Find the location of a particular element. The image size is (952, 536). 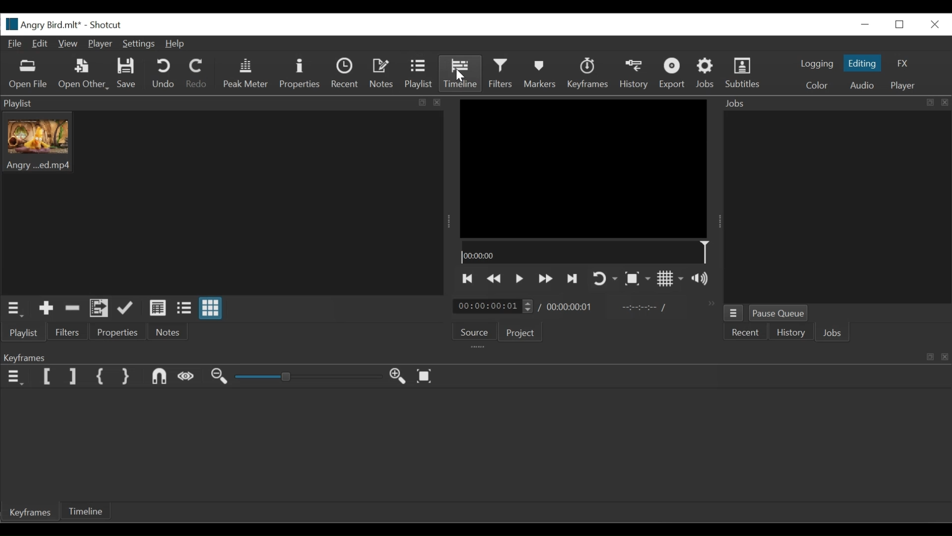

Total duration is located at coordinates (569, 307).